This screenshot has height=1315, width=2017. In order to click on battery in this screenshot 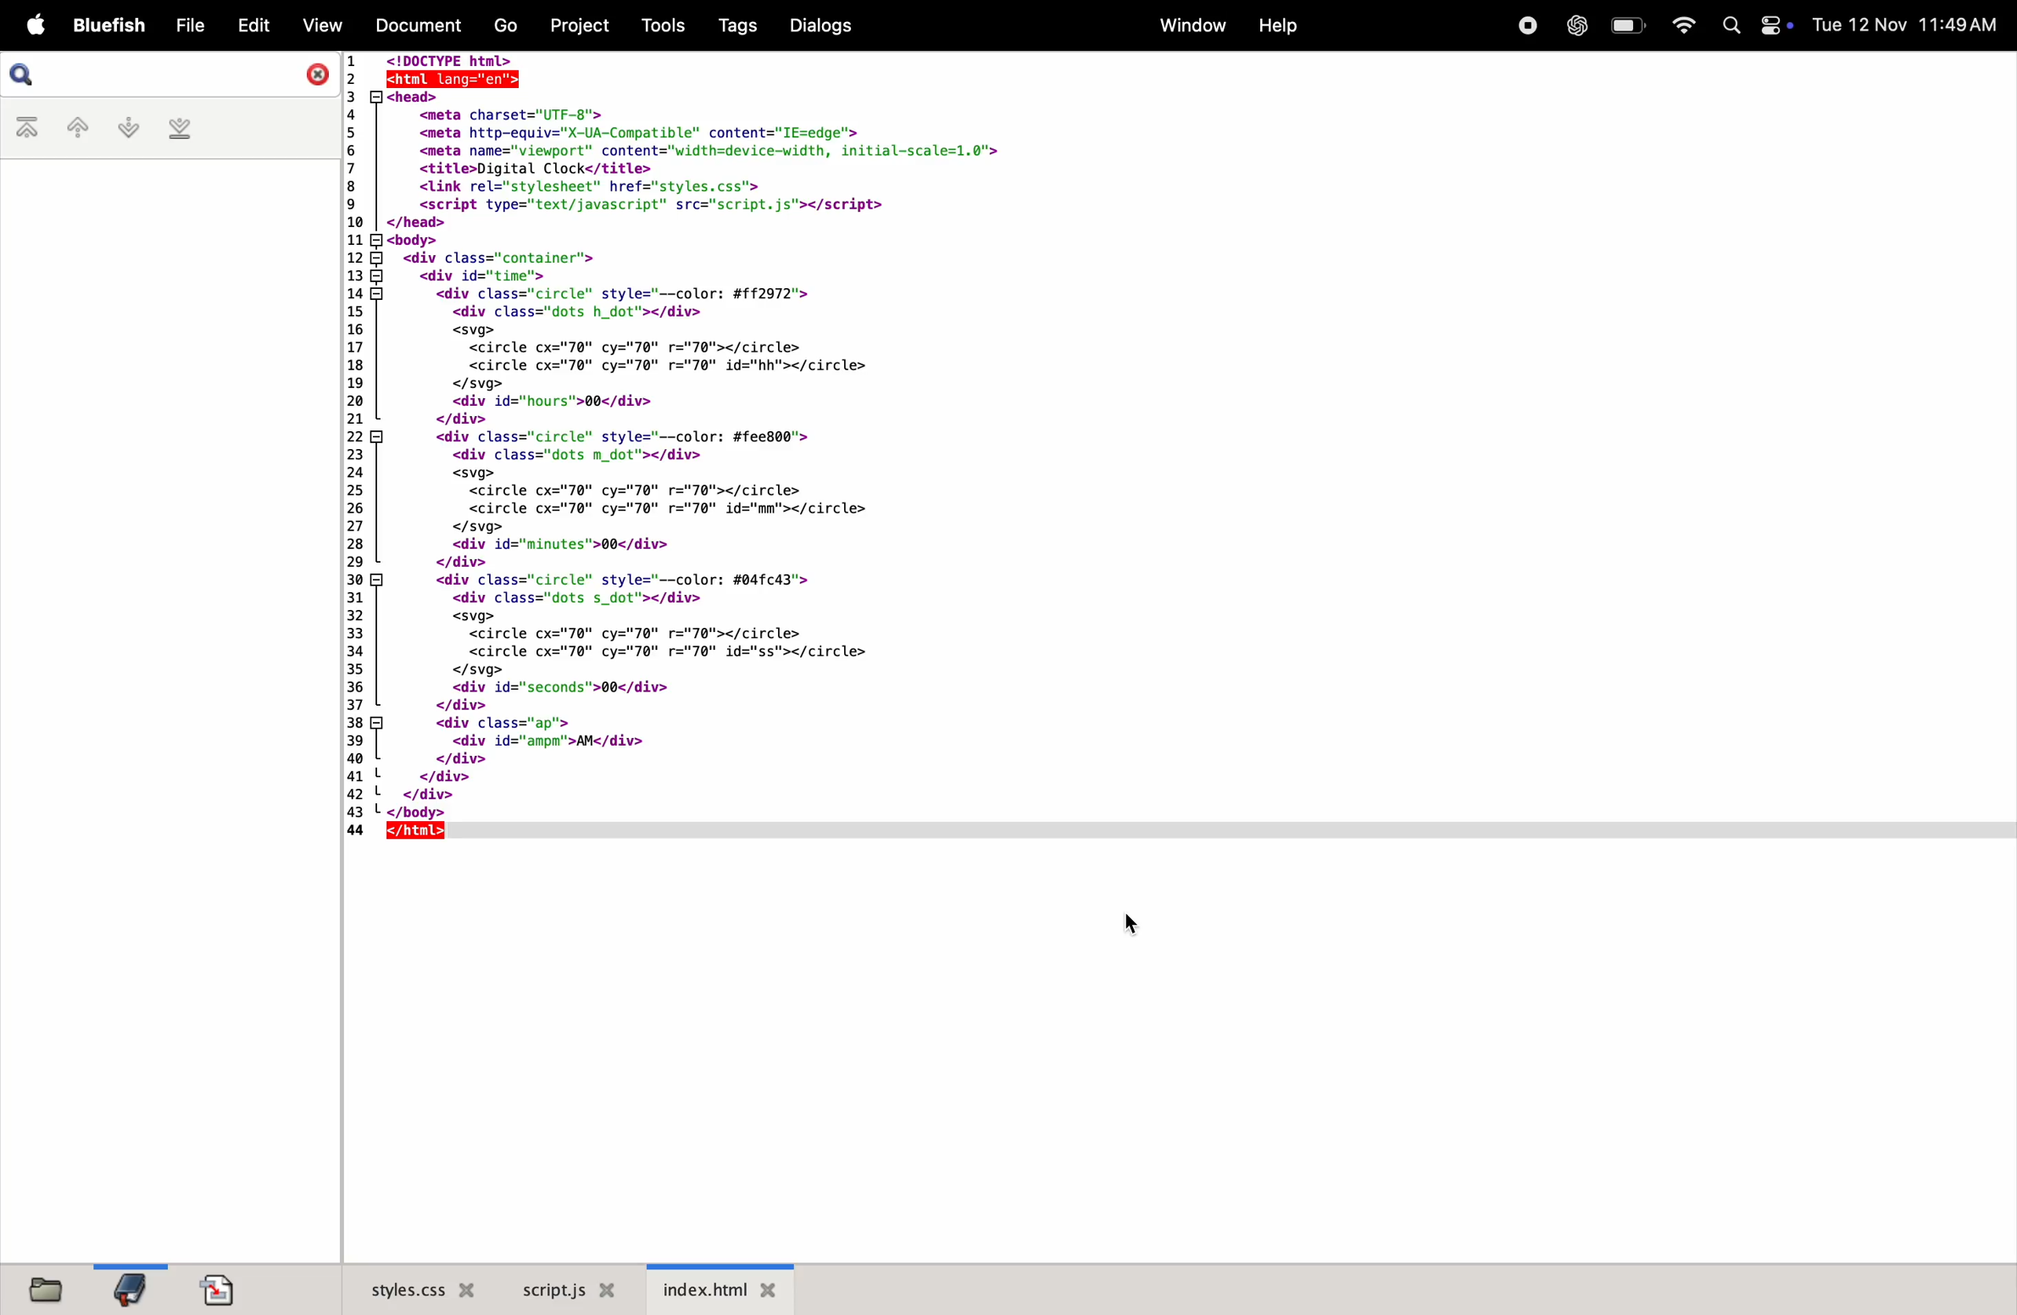, I will do `click(1626, 25)`.